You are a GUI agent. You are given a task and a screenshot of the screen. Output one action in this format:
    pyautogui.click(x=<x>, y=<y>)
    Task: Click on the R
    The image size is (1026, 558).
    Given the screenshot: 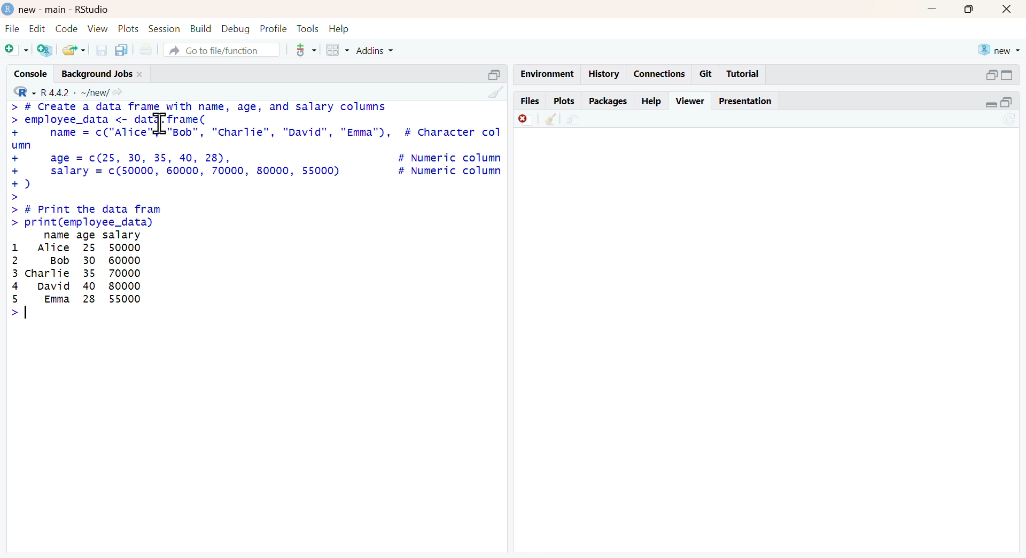 What is the action you would take?
    pyautogui.click(x=20, y=92)
    